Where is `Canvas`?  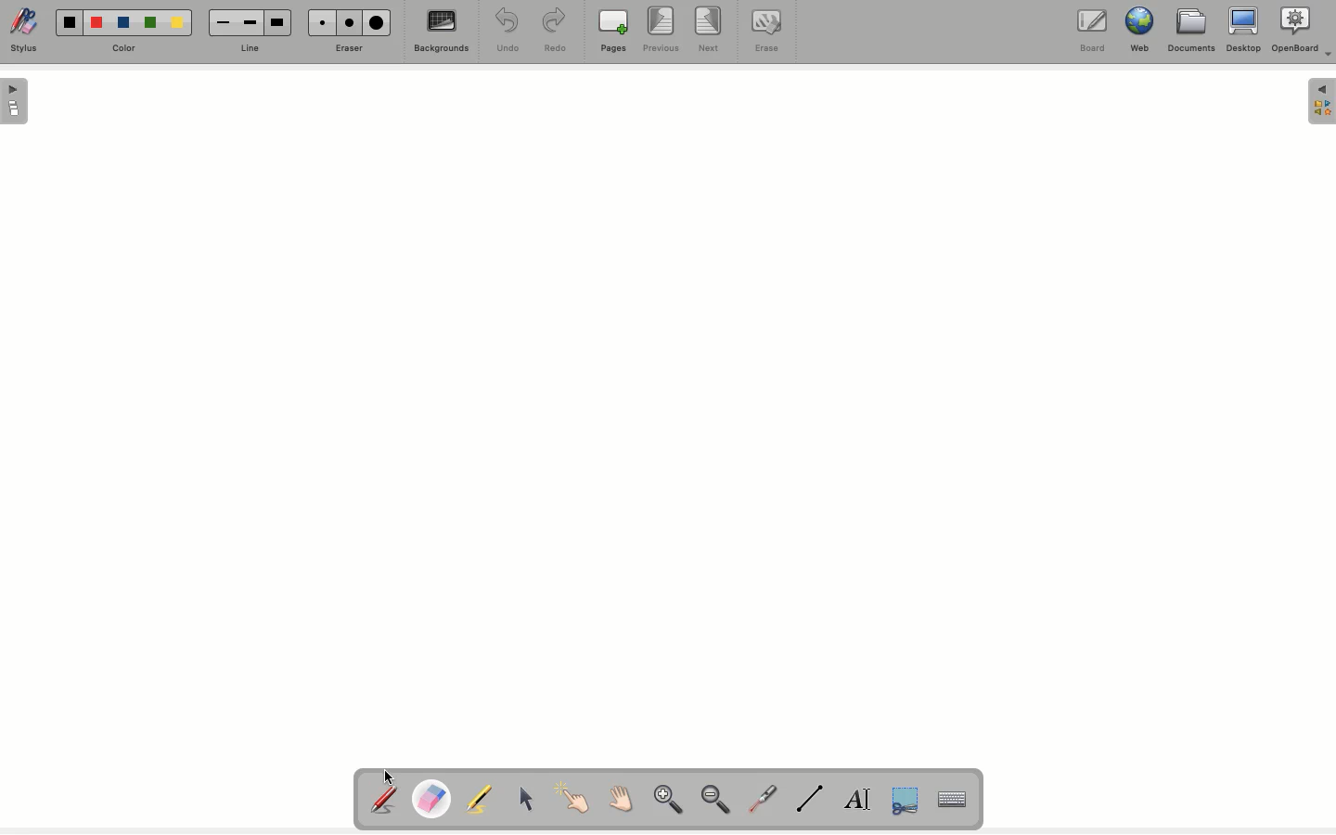
Canvas is located at coordinates (564, 416).